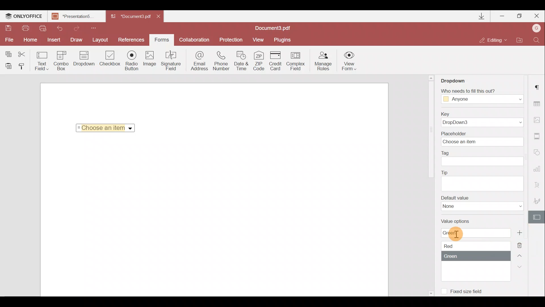 This screenshot has height=307, width=545. Describe the element at coordinates (538, 40) in the screenshot. I see `Find` at that location.